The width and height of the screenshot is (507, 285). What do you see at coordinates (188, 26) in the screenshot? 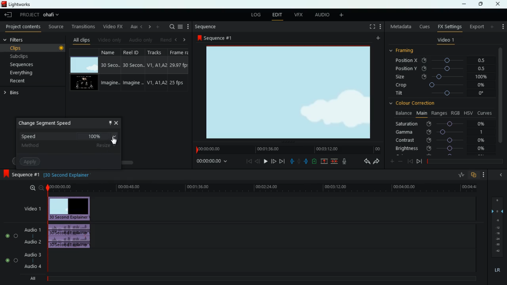
I see `more` at bounding box center [188, 26].